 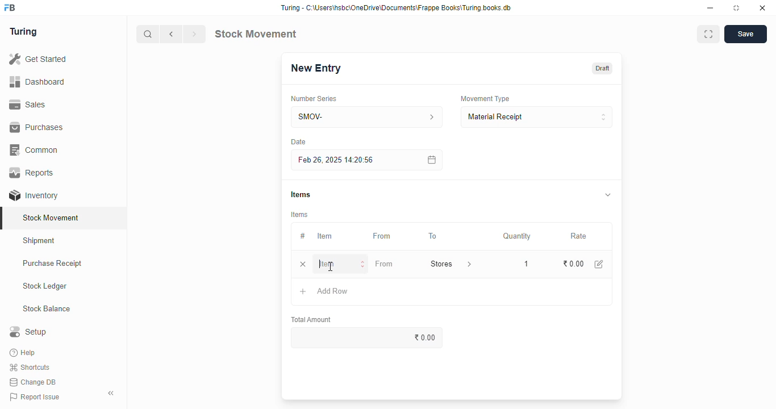 What do you see at coordinates (47, 309) in the screenshot?
I see `stock balance` at bounding box center [47, 309].